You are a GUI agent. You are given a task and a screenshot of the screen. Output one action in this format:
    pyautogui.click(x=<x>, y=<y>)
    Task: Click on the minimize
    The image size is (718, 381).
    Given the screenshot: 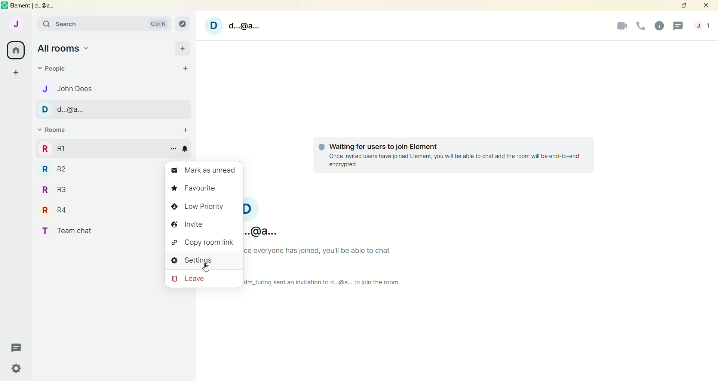 What is the action you would take?
    pyautogui.click(x=663, y=6)
    